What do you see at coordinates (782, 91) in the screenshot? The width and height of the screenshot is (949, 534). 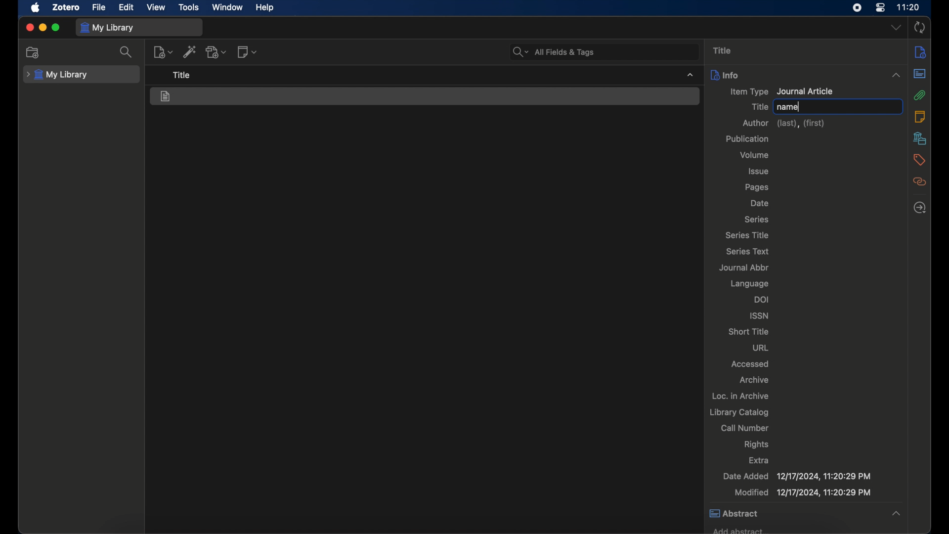 I see `item type ` at bounding box center [782, 91].